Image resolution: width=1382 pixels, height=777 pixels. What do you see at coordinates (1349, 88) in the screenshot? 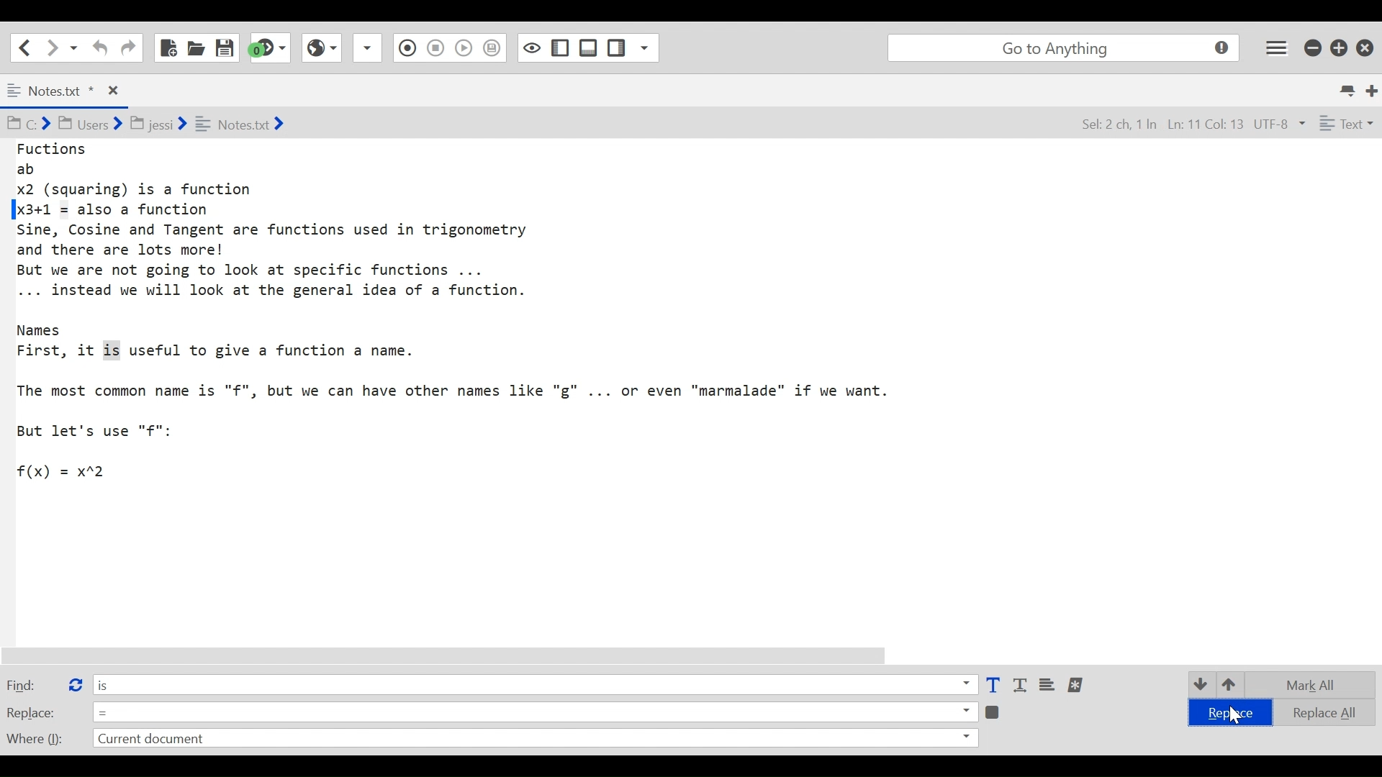
I see `List All Tabs` at bounding box center [1349, 88].